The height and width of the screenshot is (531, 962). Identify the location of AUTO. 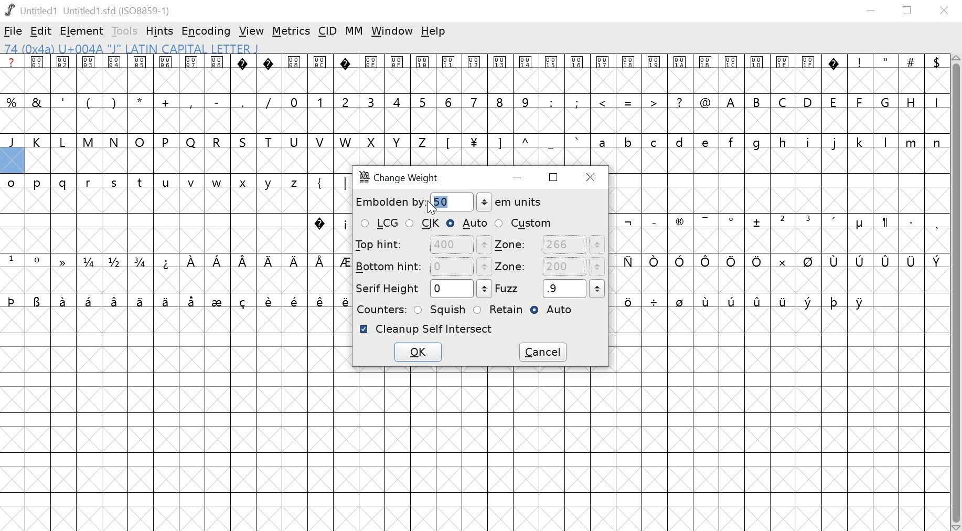
(555, 311).